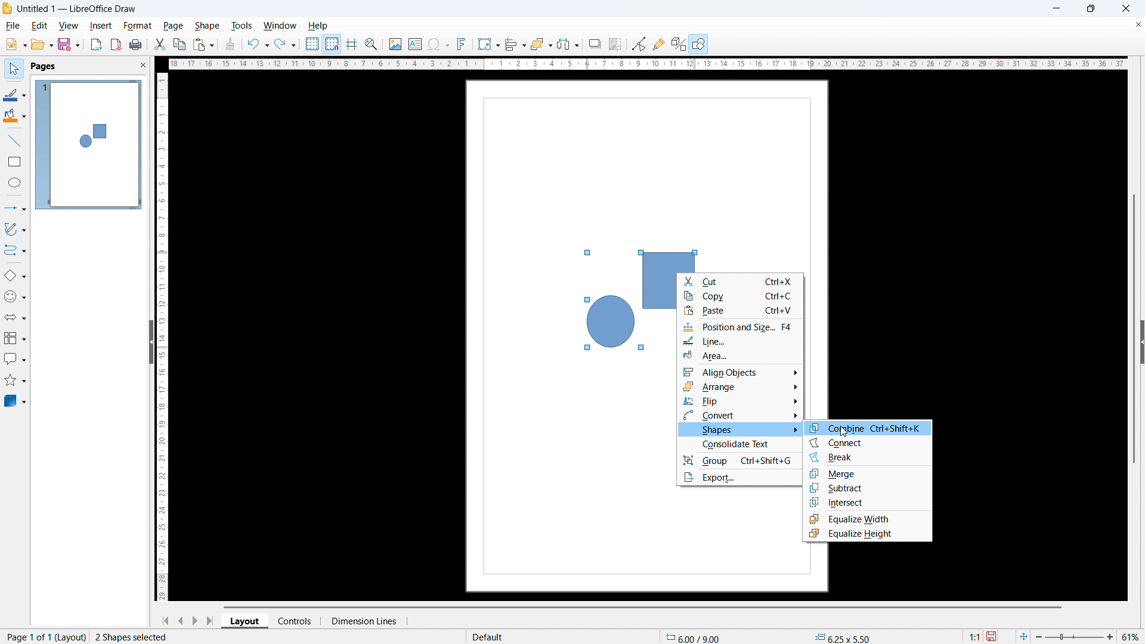 The image size is (1145, 644). What do you see at coordinates (741, 295) in the screenshot?
I see `copy` at bounding box center [741, 295].